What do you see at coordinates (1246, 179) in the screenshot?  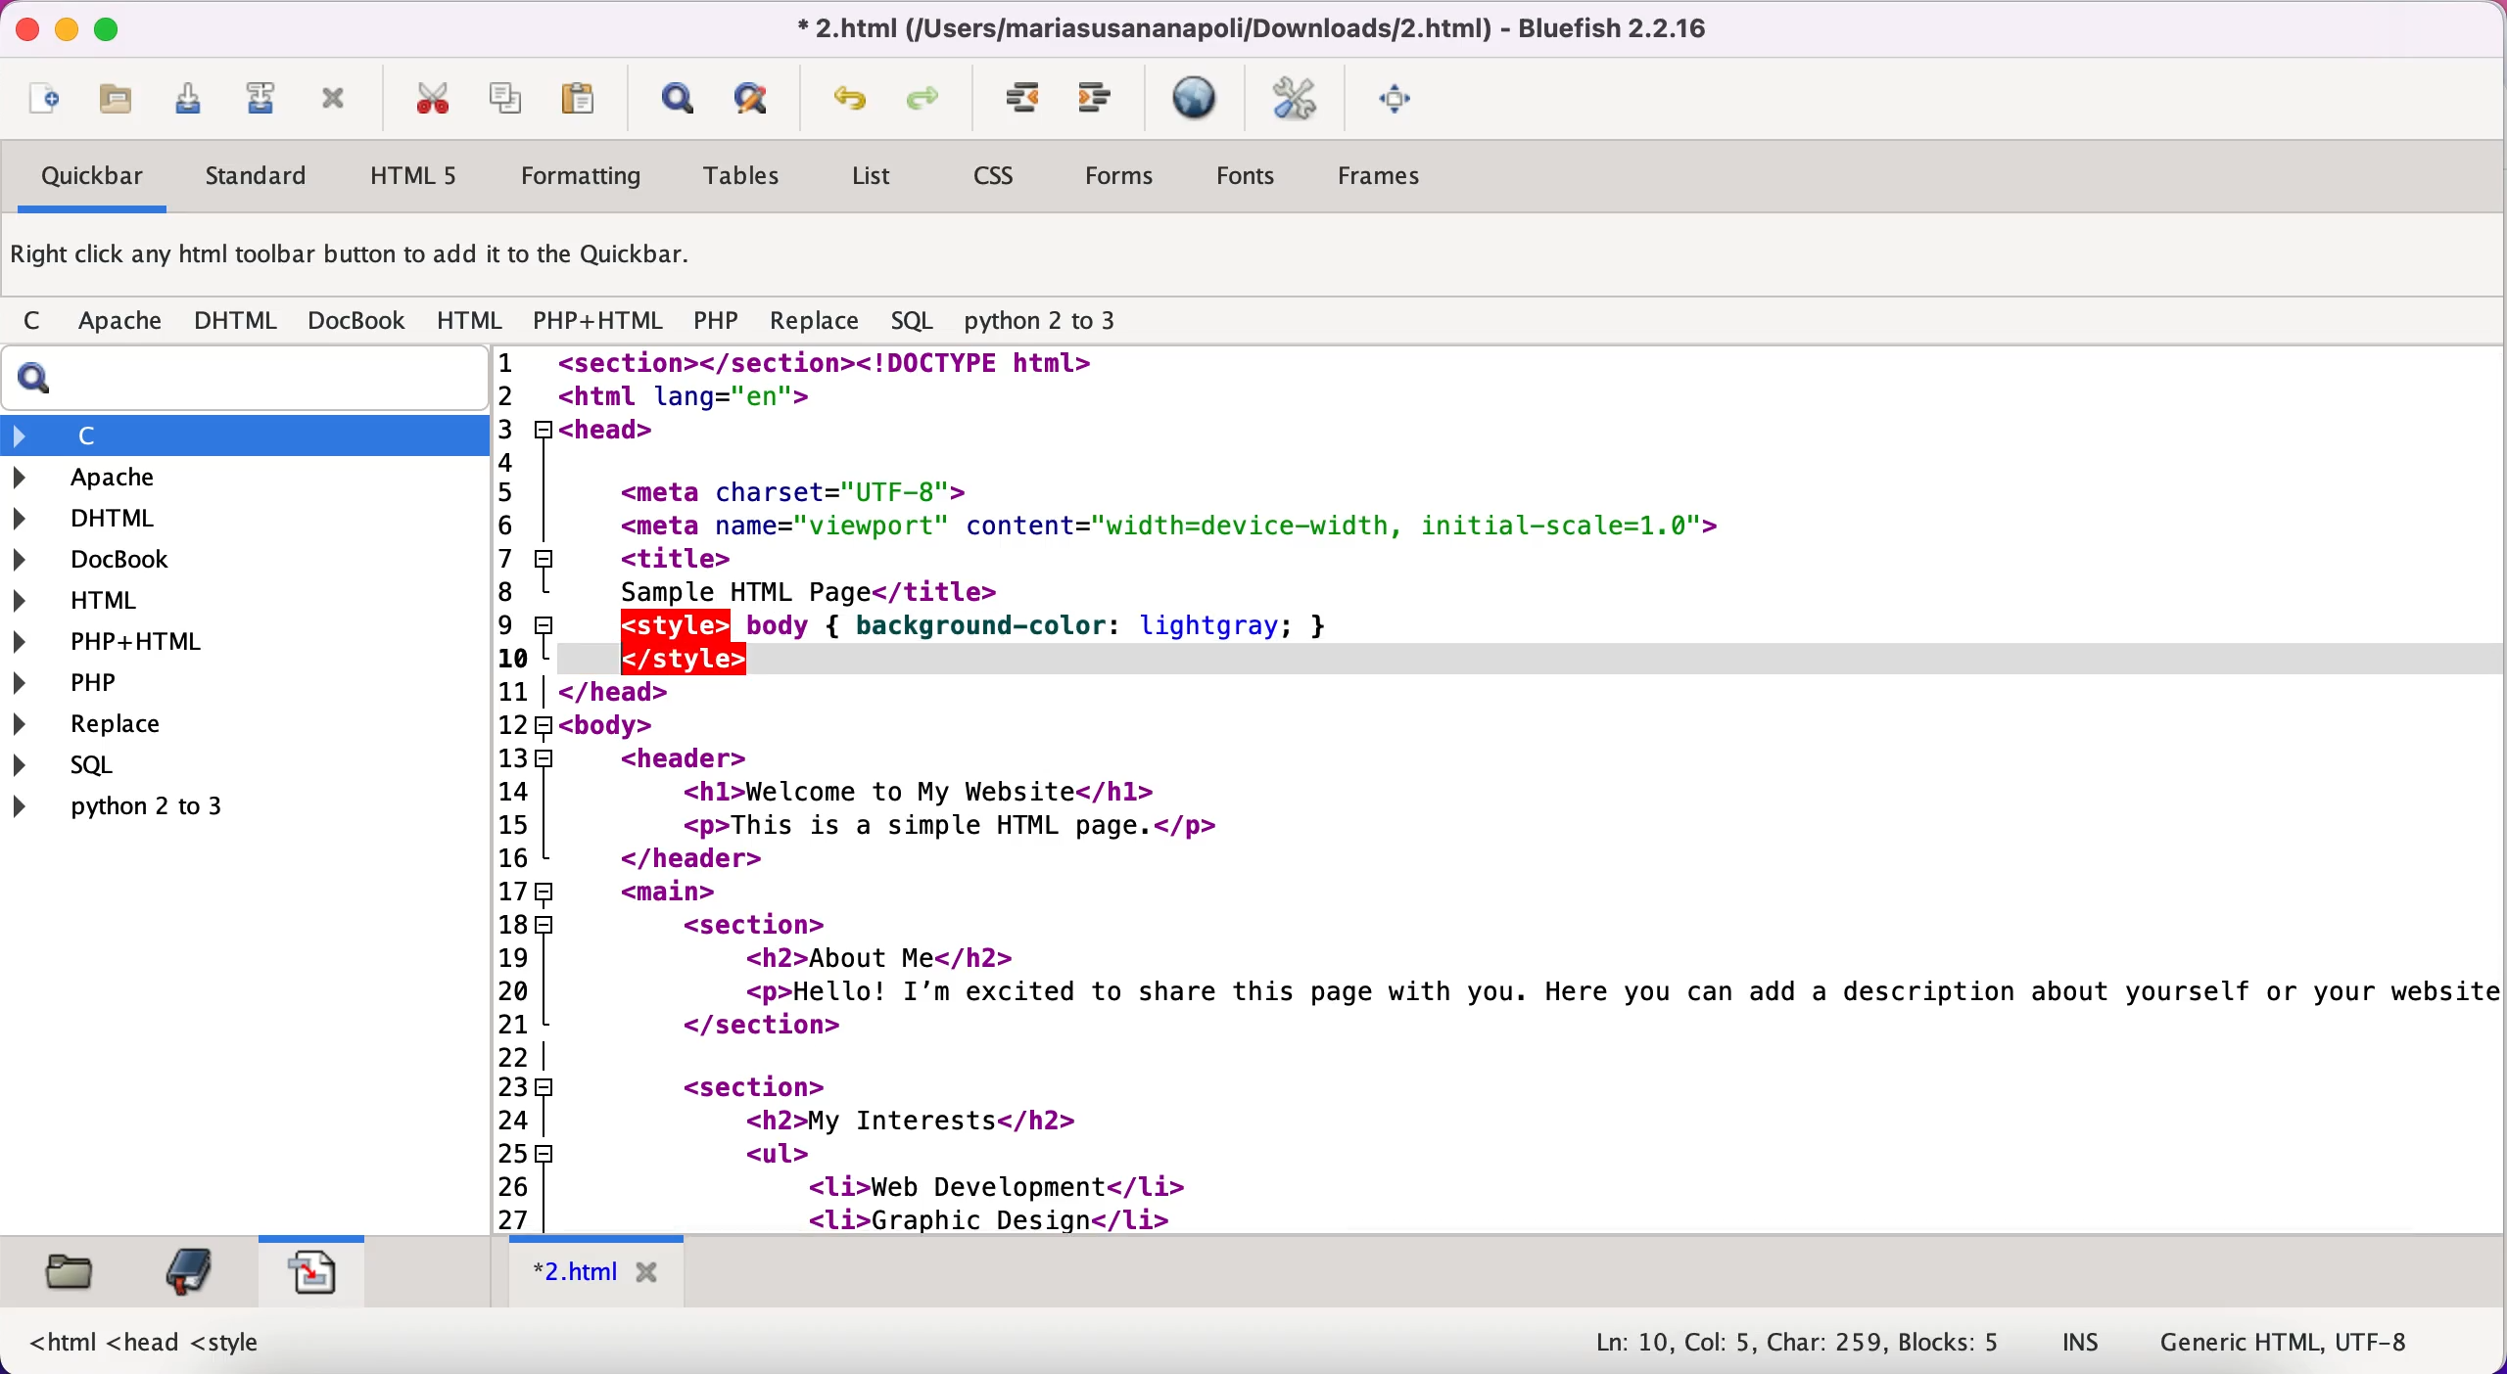 I see `fonts` at bounding box center [1246, 179].